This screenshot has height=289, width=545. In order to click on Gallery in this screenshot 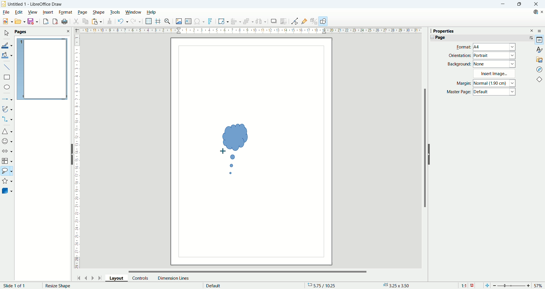, I will do `click(540, 59)`.